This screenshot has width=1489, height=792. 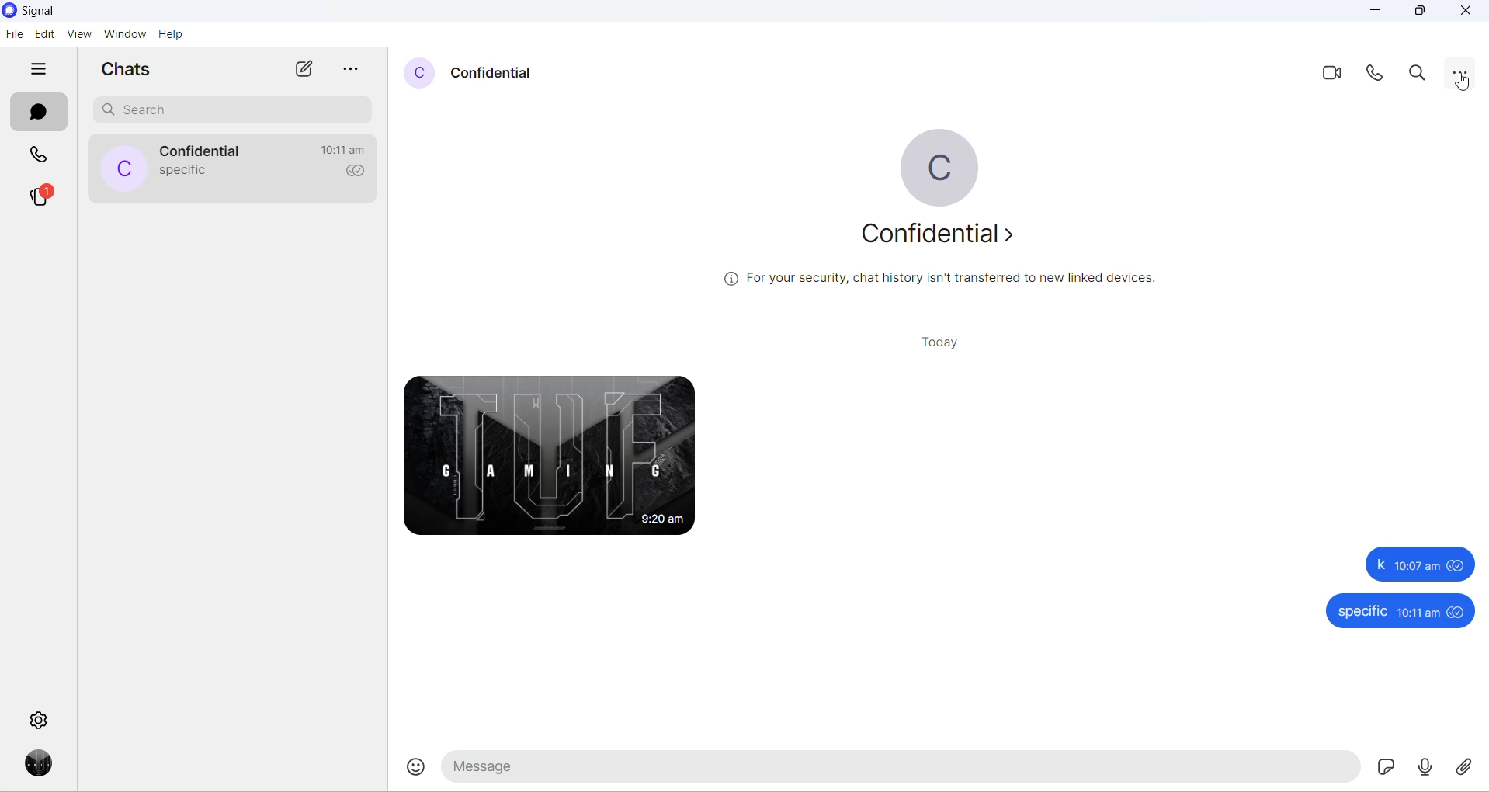 I want to click on read recipient, so click(x=353, y=176).